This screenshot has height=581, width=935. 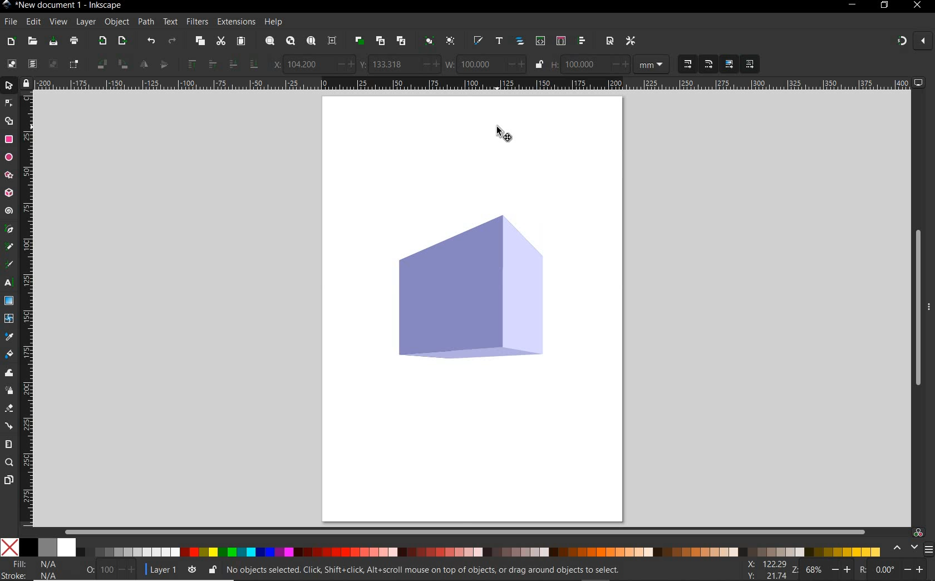 I want to click on increase/decrease, so click(x=127, y=570).